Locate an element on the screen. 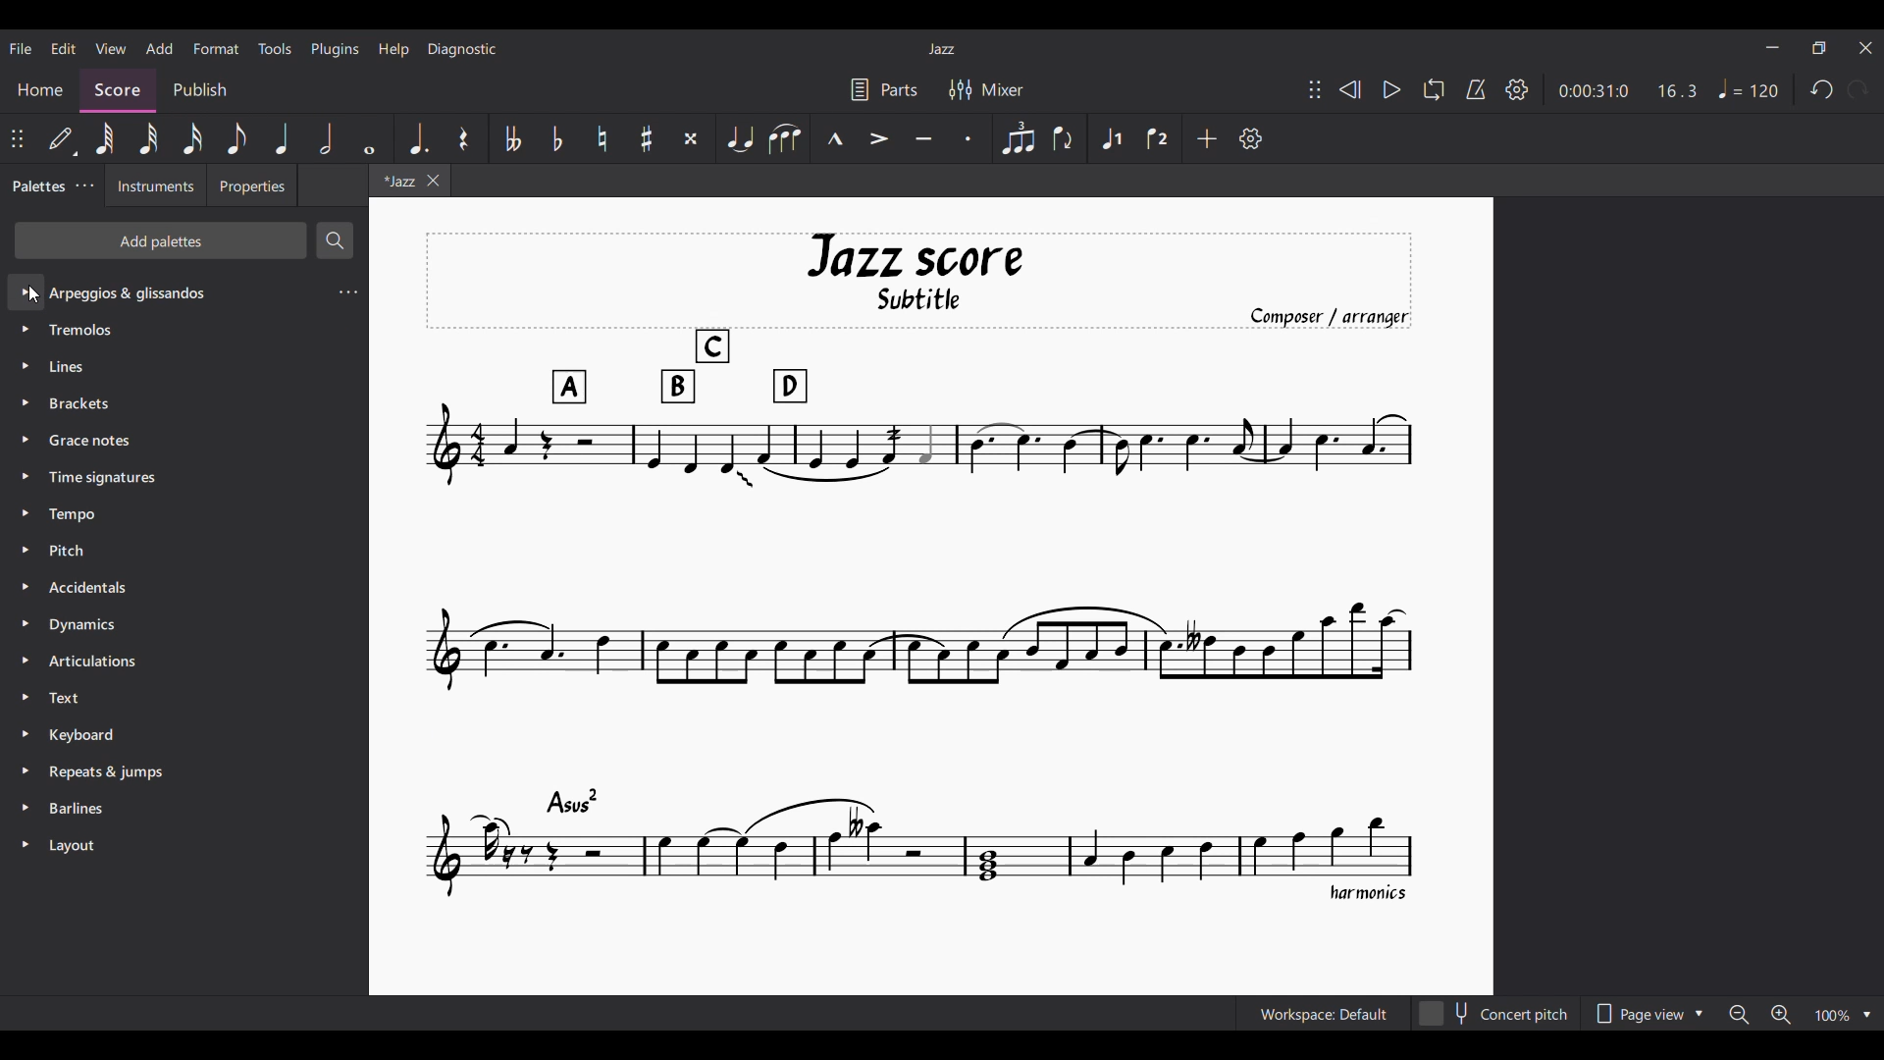 This screenshot has width=1884, height=1060. Lines is located at coordinates (75, 365).